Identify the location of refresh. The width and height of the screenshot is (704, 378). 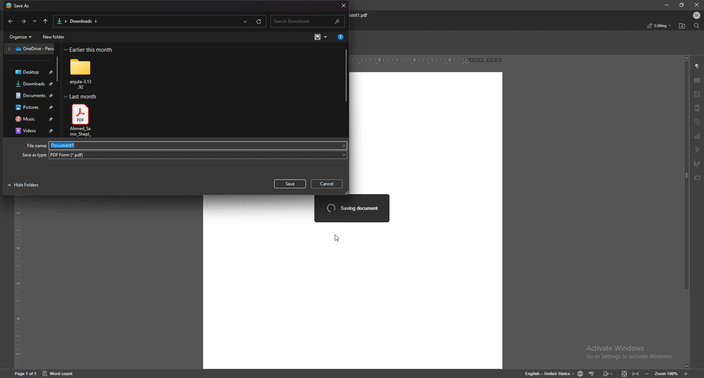
(259, 21).